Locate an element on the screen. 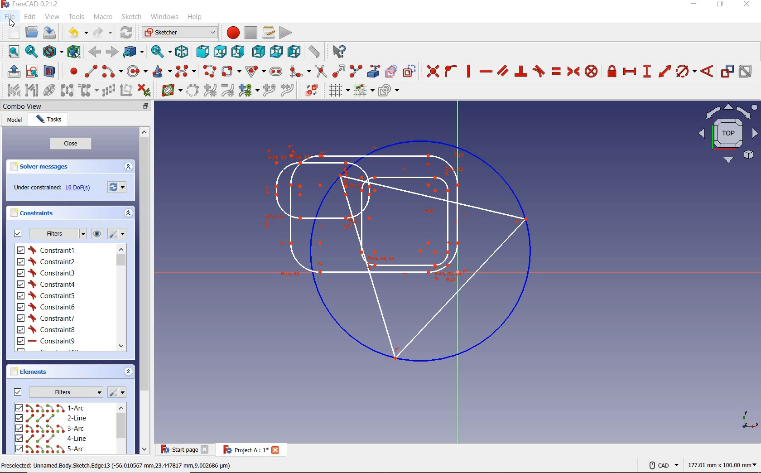  expand is located at coordinates (128, 213).